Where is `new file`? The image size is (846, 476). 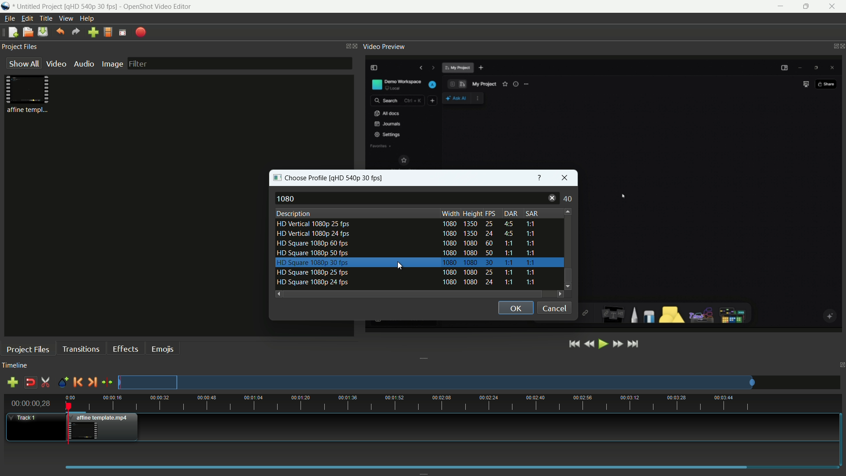 new file is located at coordinates (12, 32).